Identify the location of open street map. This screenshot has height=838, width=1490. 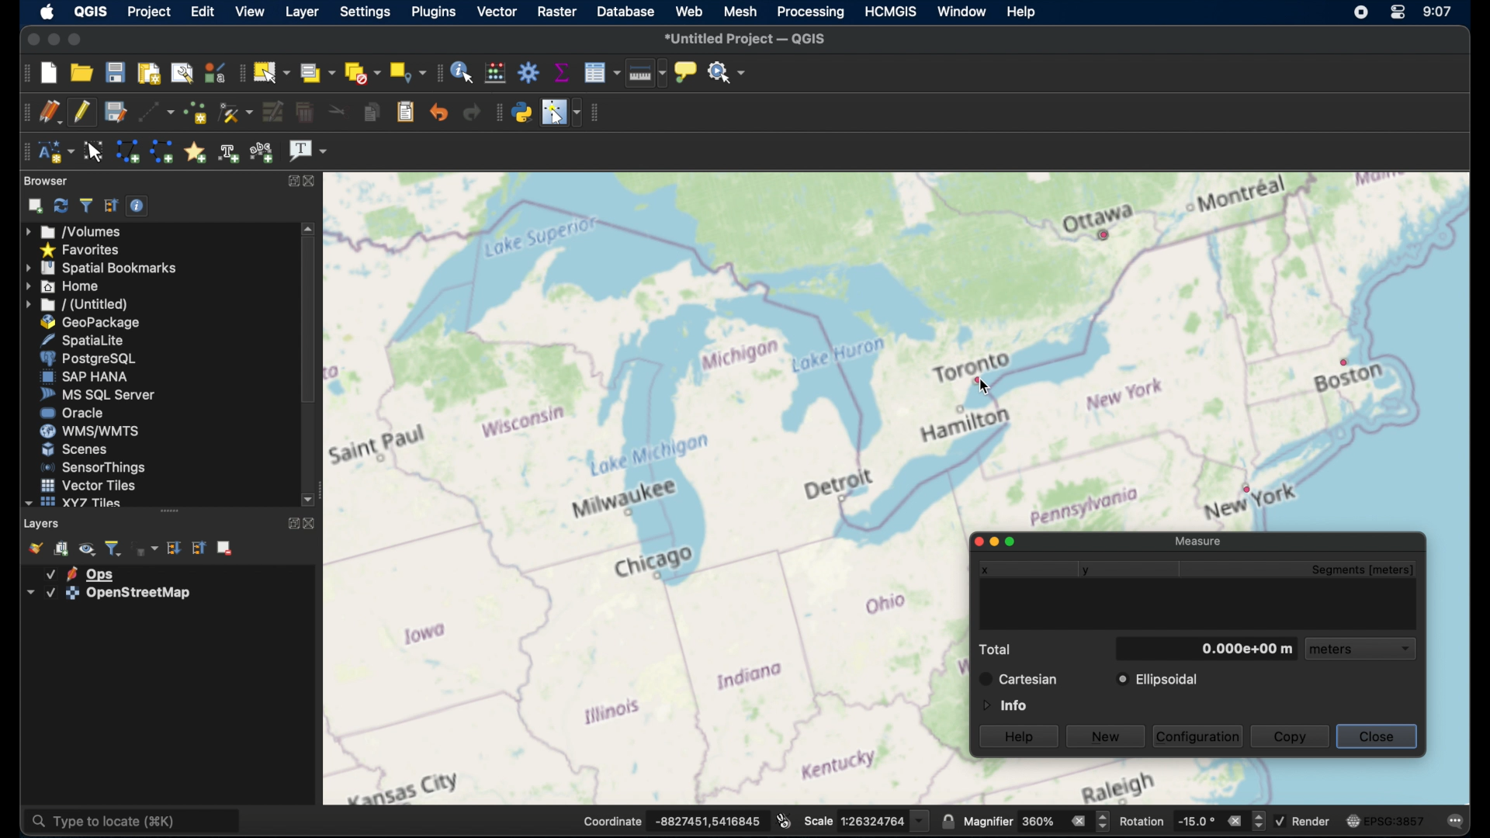
(1233, 383).